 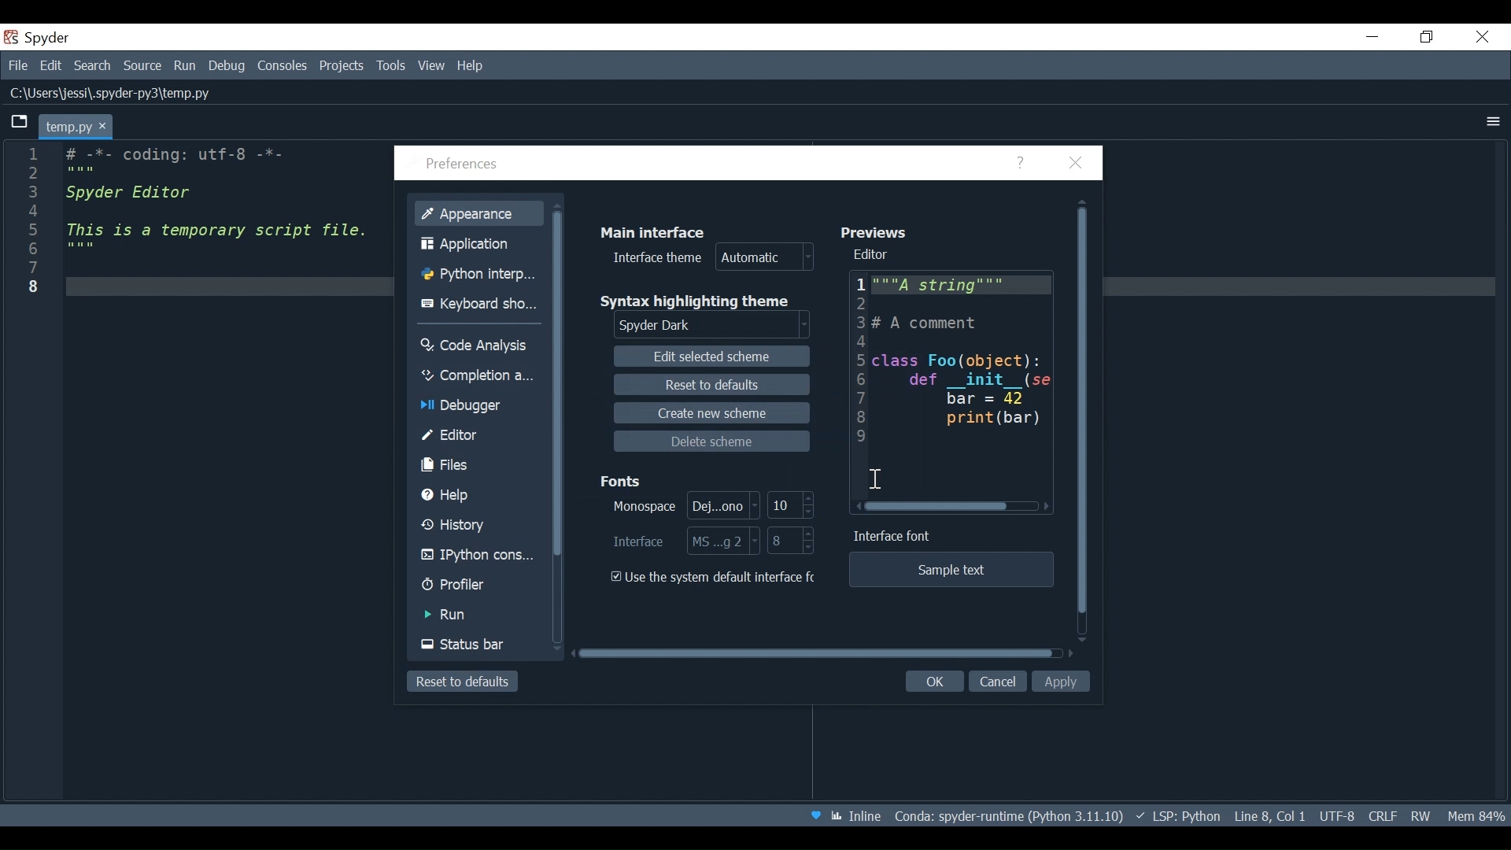 I want to click on Cancel, so click(x=997, y=682).